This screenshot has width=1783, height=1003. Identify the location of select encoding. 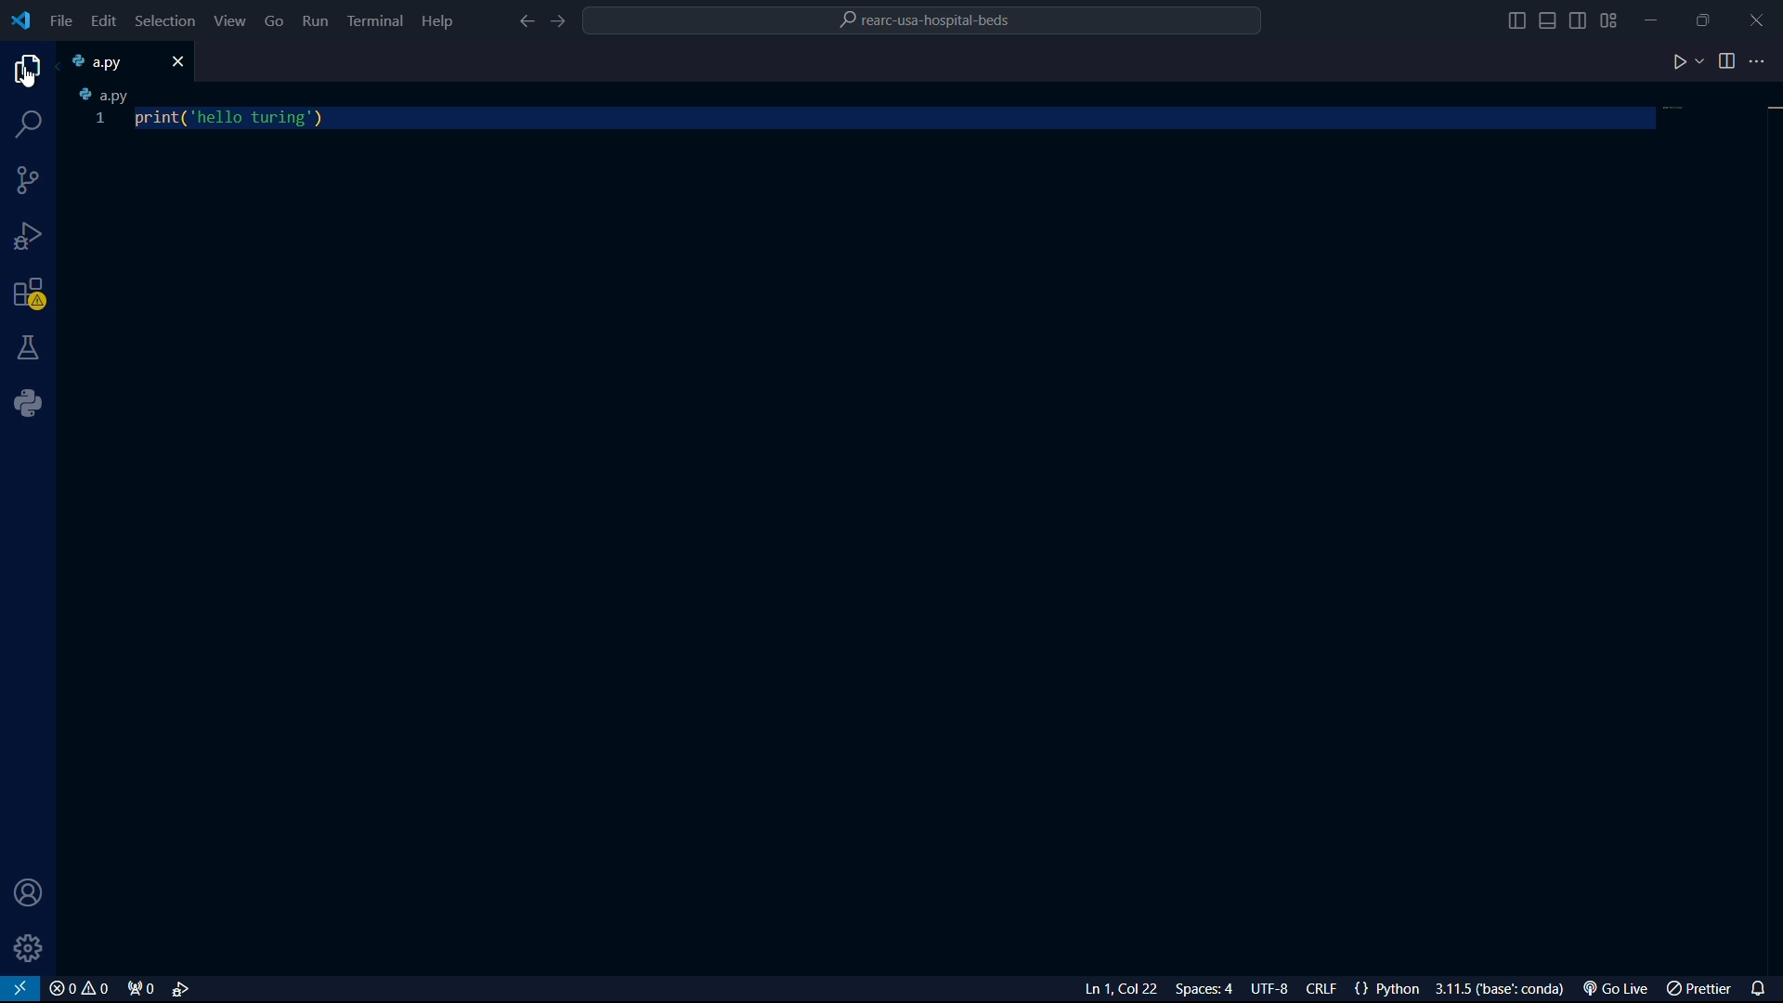
(1268, 989).